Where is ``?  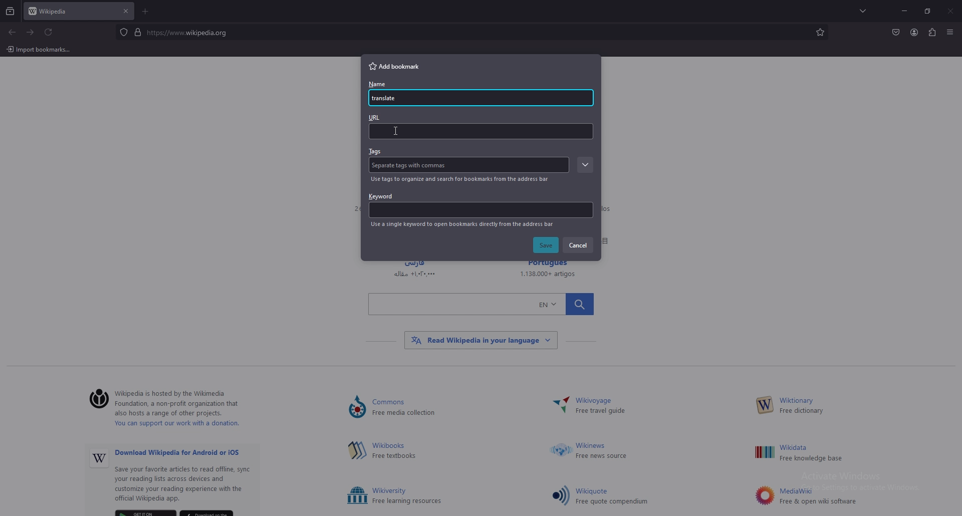
 is located at coordinates (191, 477).